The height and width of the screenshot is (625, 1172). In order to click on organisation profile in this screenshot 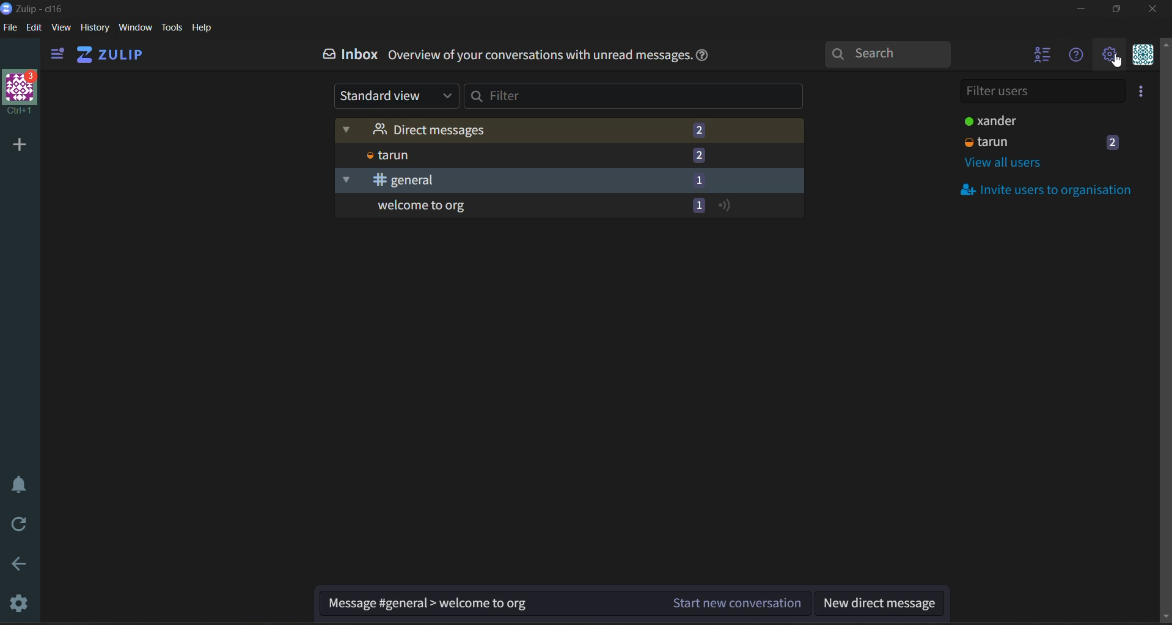, I will do `click(21, 92)`.